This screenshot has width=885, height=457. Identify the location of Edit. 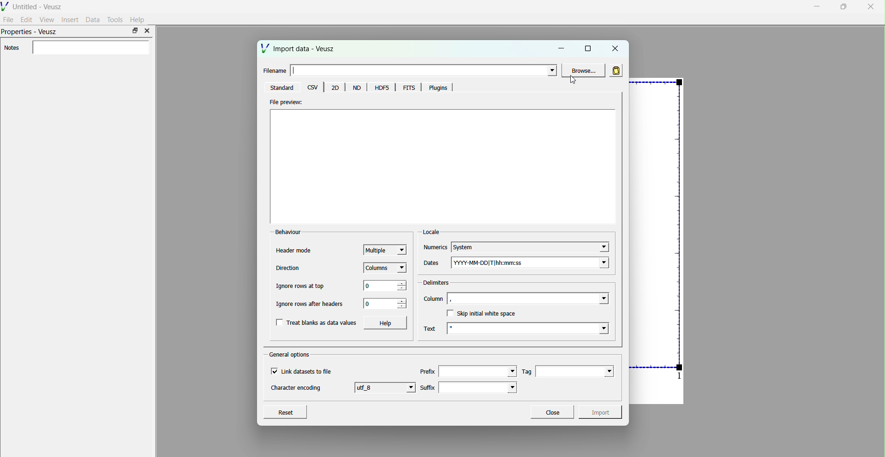
(27, 19).